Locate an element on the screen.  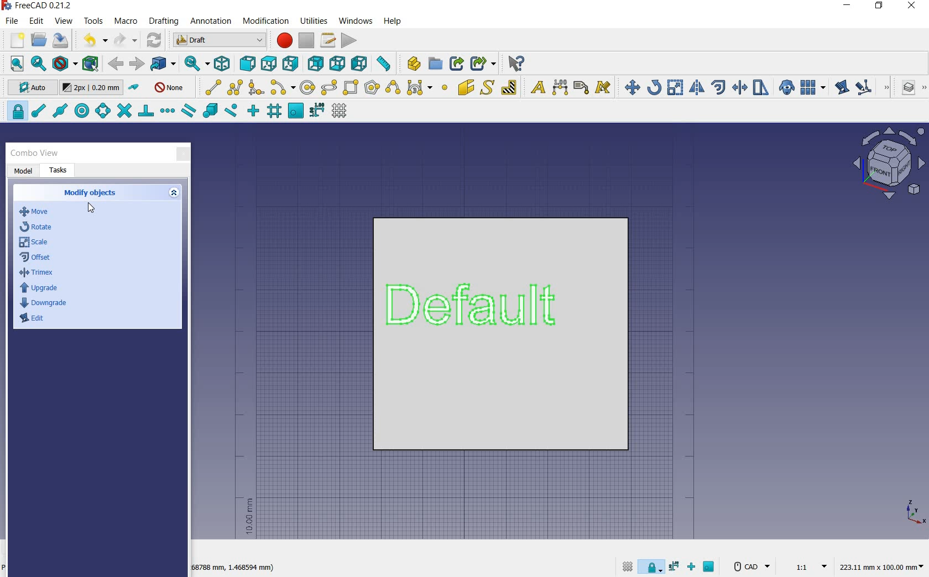
dimension is located at coordinates (561, 88).